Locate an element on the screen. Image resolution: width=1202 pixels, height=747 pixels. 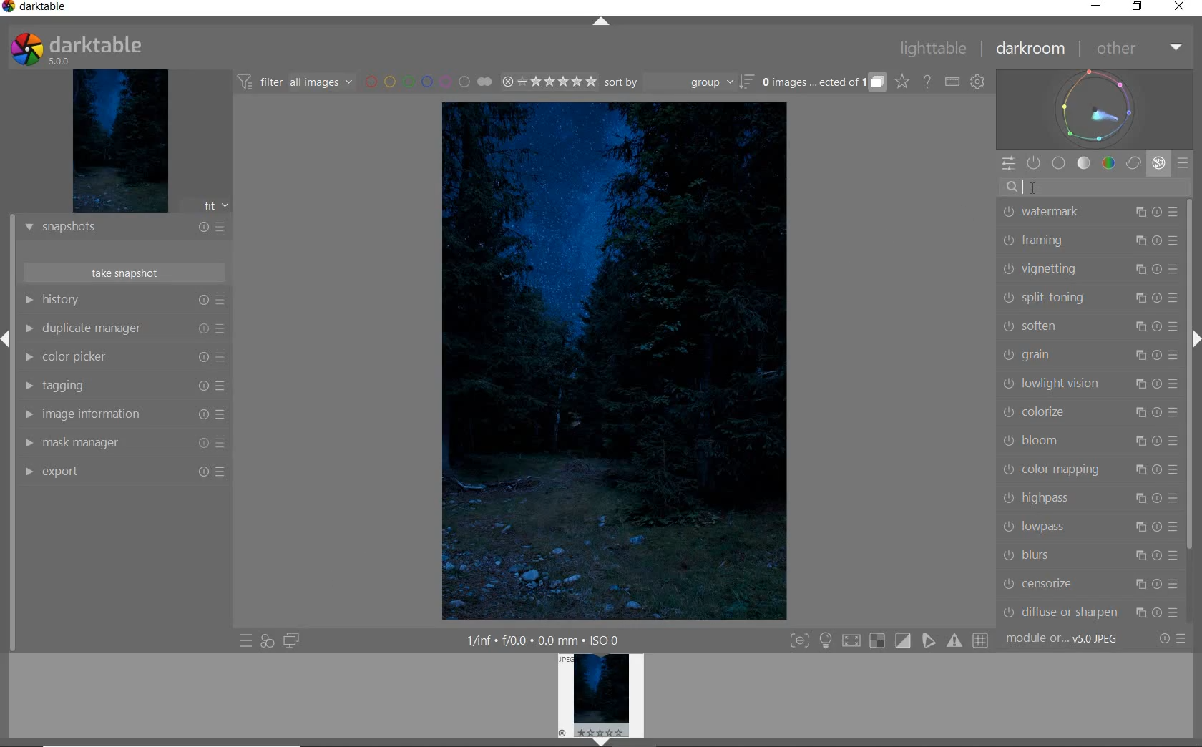
WAVEFORM is located at coordinates (1094, 109).